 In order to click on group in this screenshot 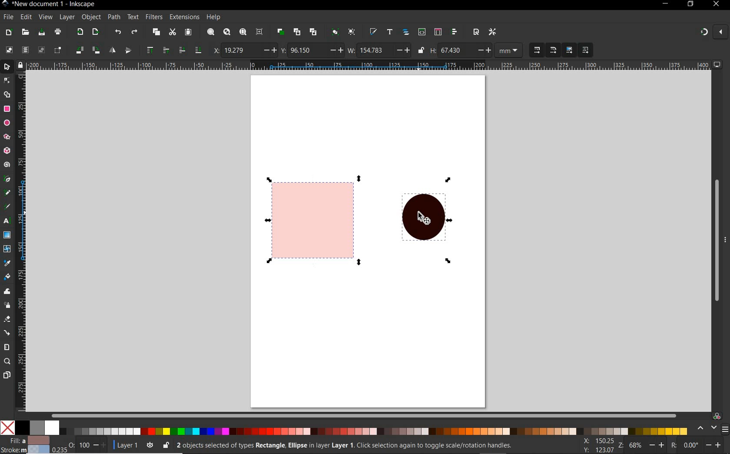, I will do `click(336, 32)`.